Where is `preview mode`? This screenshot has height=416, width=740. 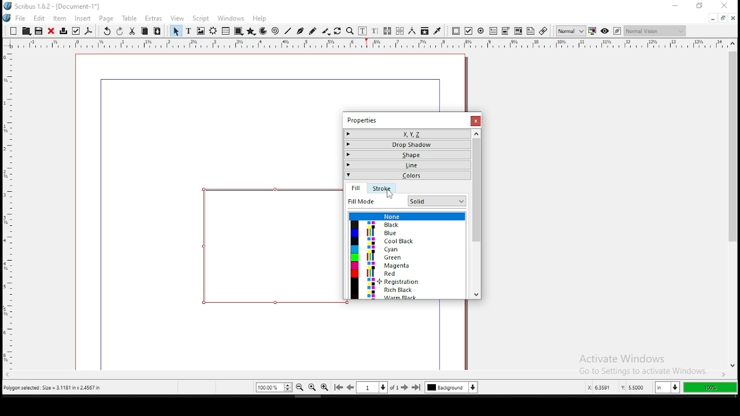
preview mode is located at coordinates (604, 31).